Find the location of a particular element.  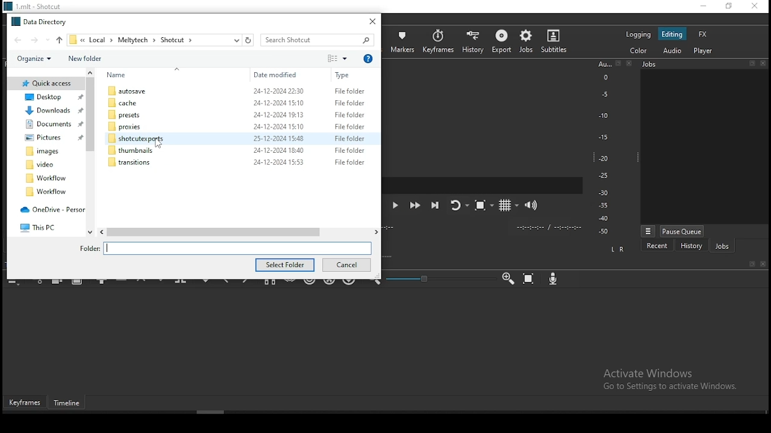

close is located at coordinates (764, 63).